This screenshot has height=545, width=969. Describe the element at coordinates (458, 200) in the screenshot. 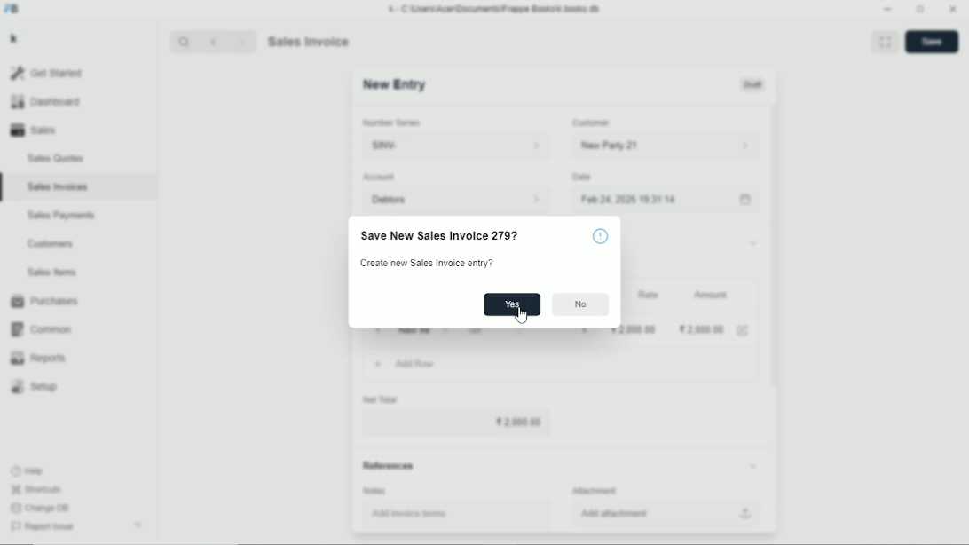

I see `Debtors` at that location.